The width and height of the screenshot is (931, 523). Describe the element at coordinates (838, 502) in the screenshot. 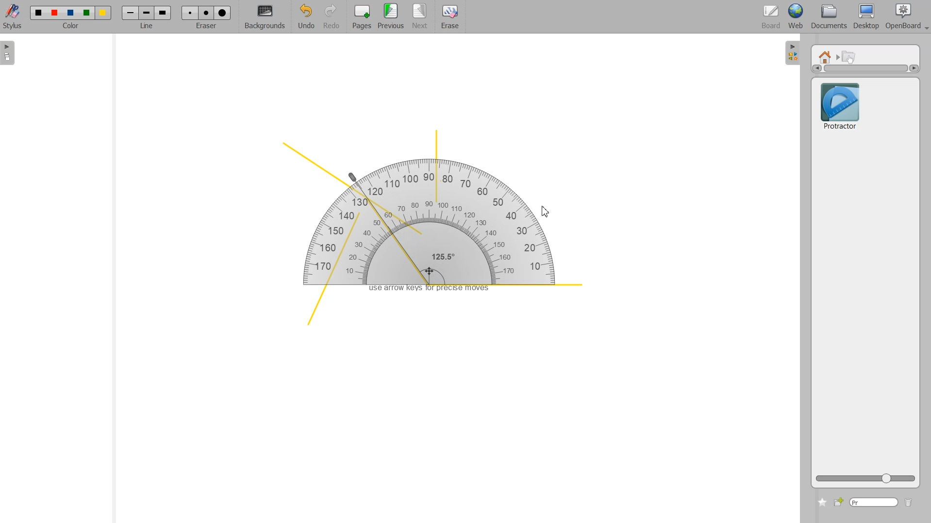

I see `Add new file` at that location.